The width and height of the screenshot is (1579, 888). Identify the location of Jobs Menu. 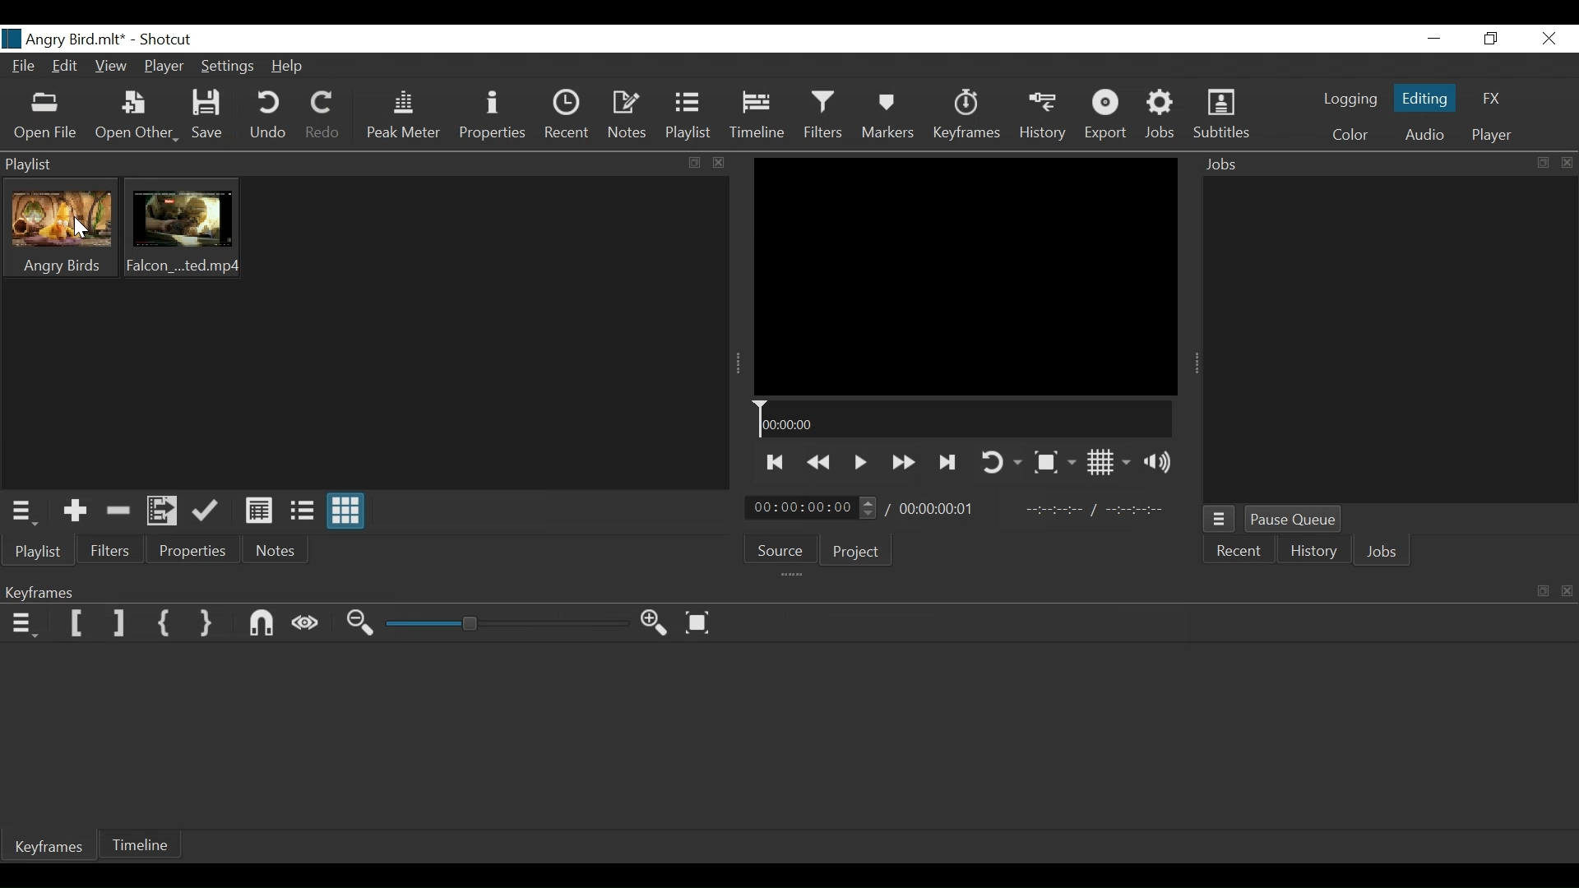
(1220, 521).